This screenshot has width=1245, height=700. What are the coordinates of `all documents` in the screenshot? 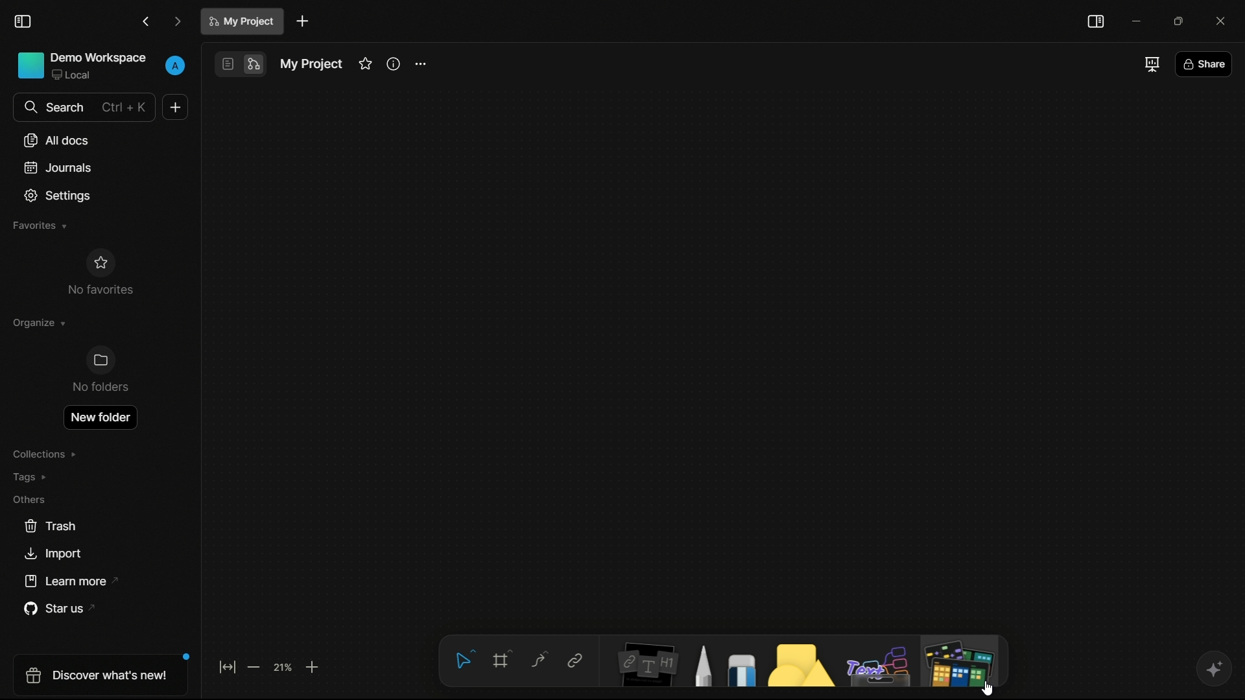 It's located at (56, 141).